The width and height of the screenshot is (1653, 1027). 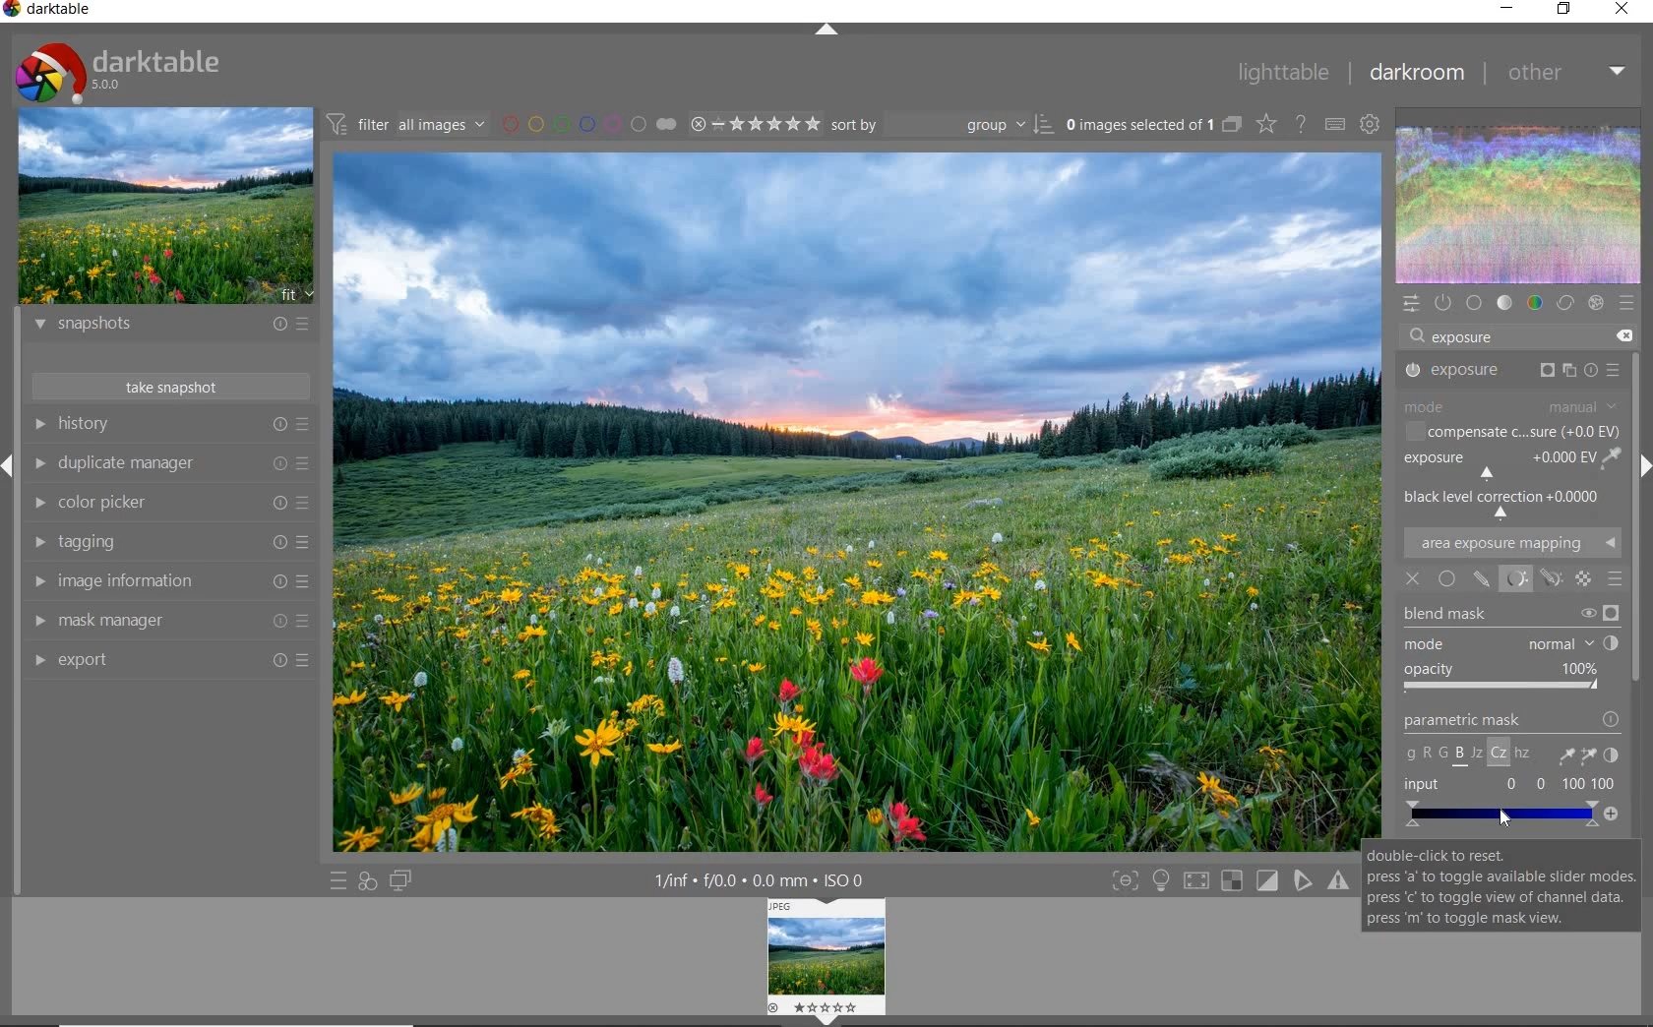 I want to click on correct, so click(x=1565, y=304).